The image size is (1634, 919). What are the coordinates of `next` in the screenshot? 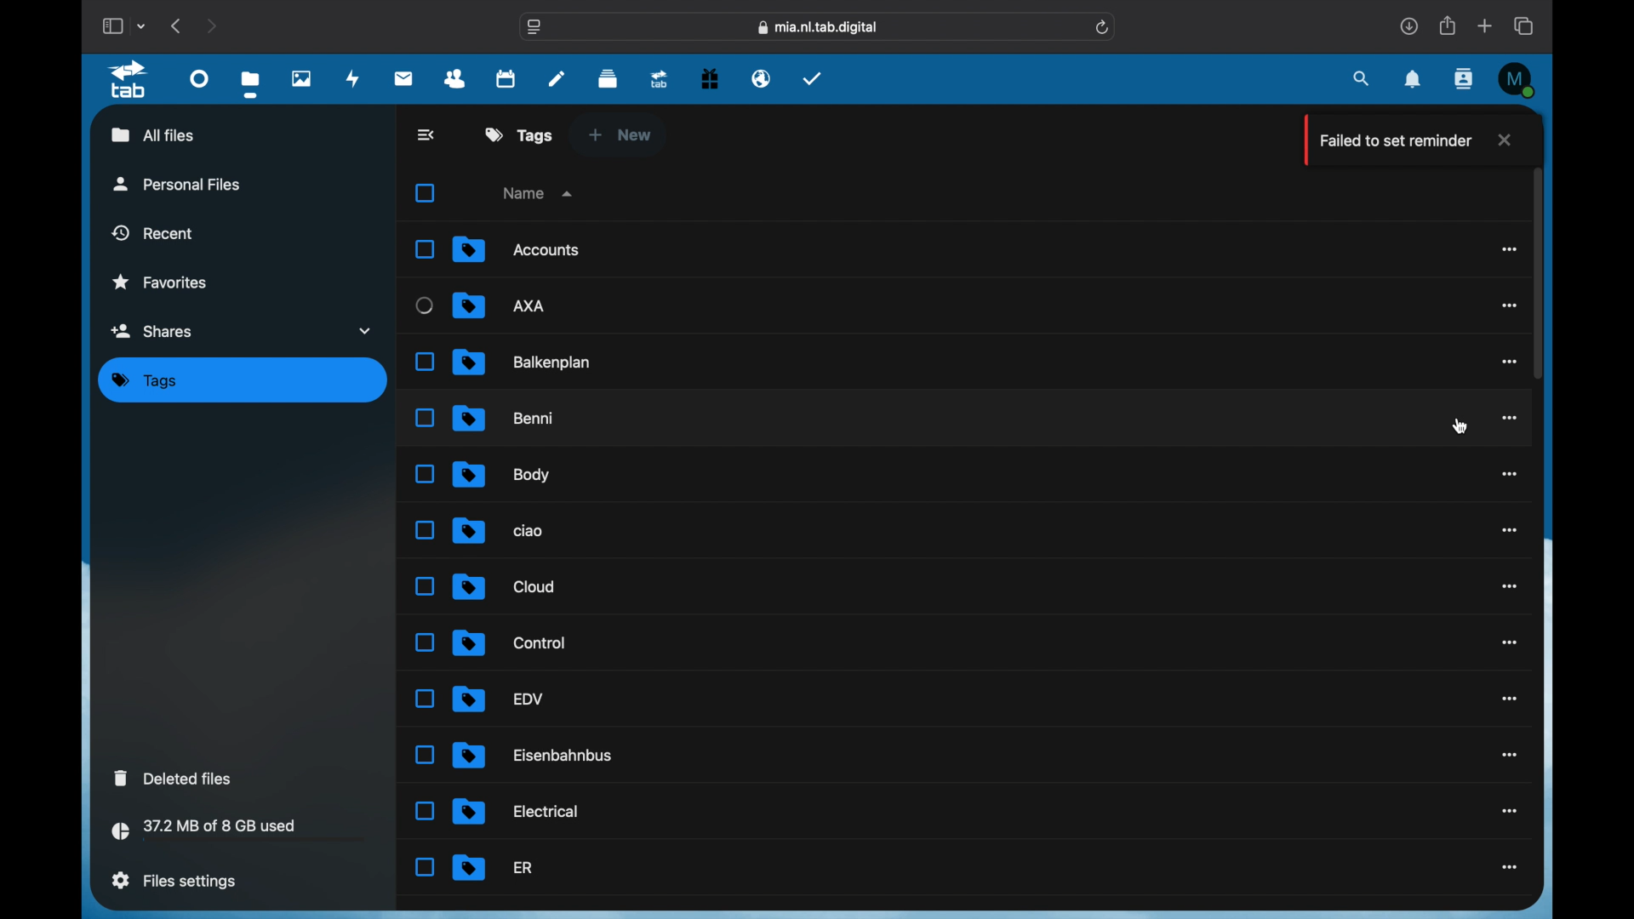 It's located at (214, 26).